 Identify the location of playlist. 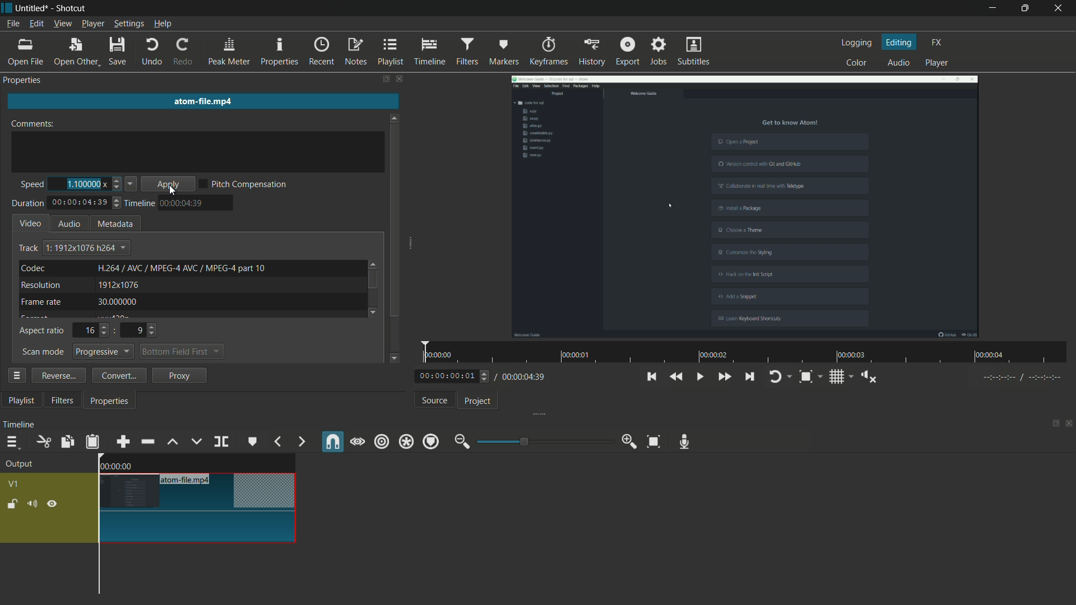
(391, 52).